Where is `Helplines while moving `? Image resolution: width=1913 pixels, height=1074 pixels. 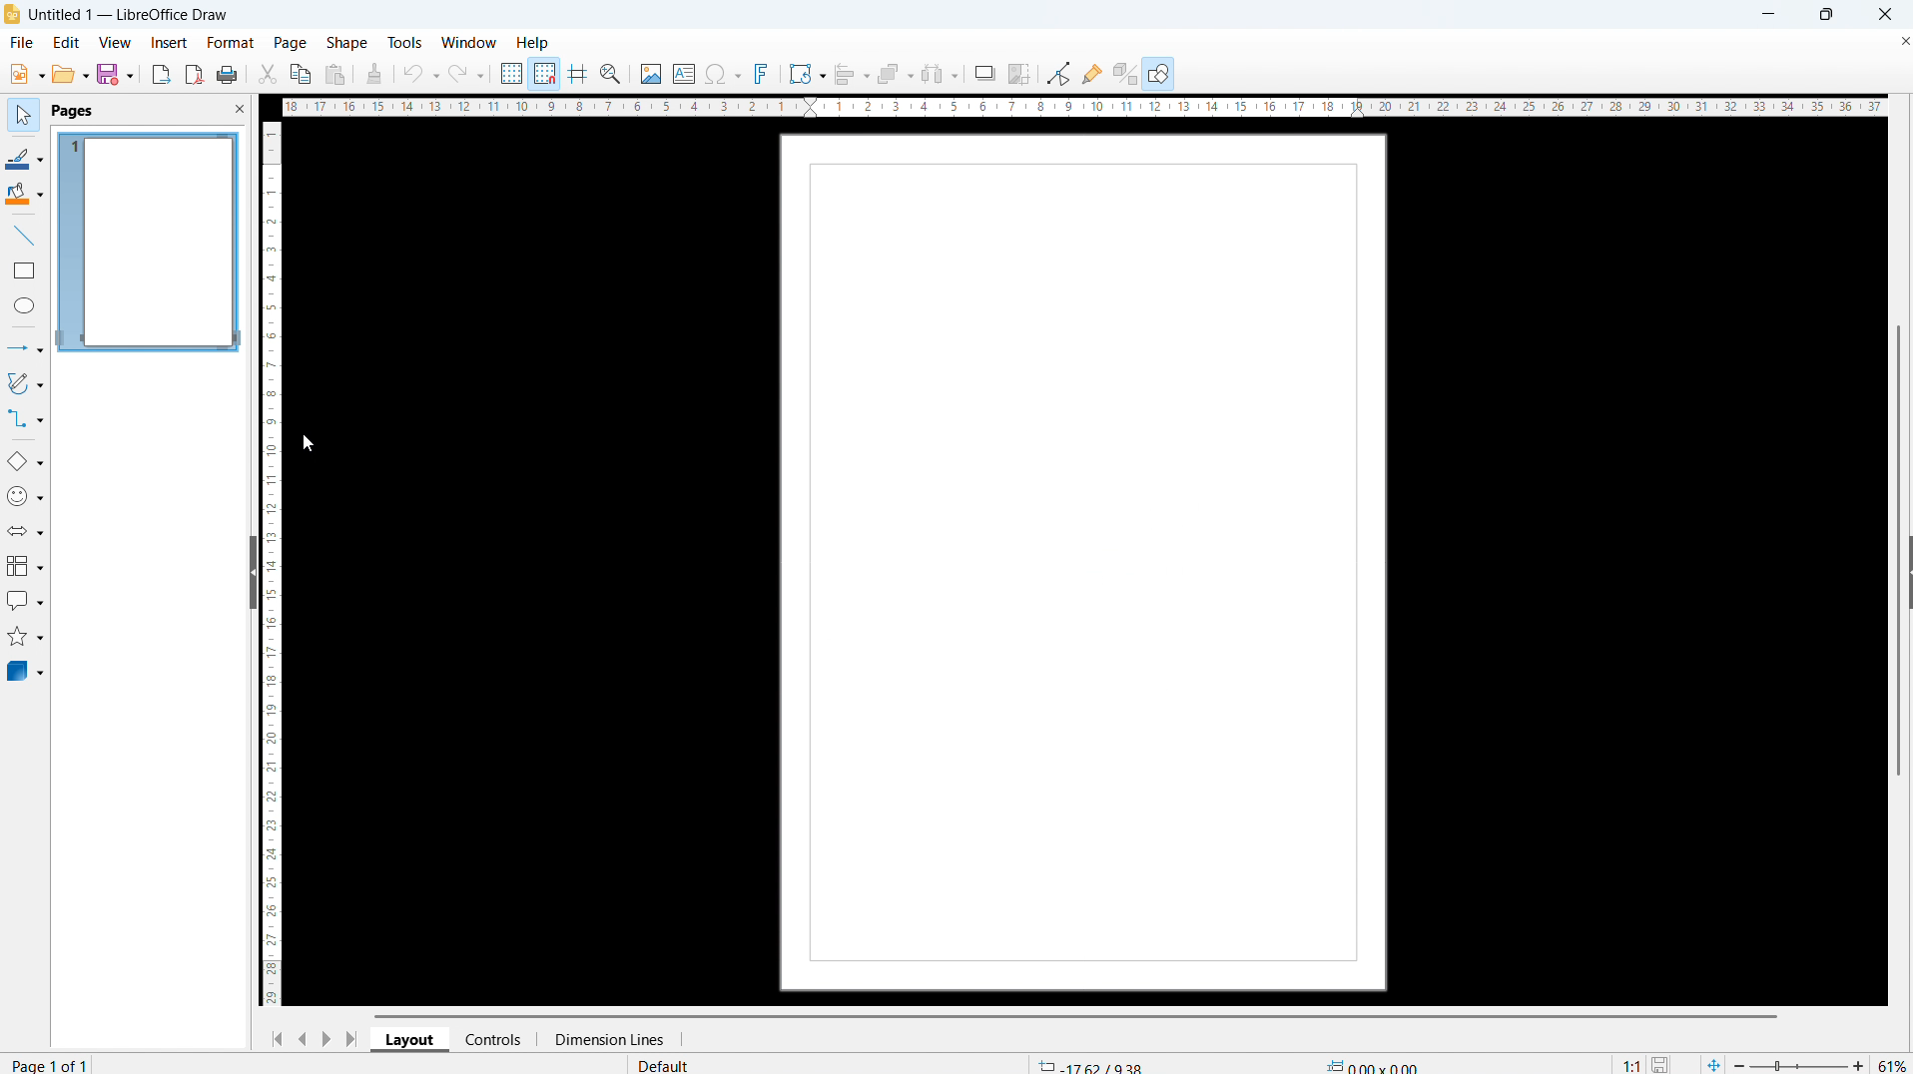
Helplines while moving  is located at coordinates (578, 73).